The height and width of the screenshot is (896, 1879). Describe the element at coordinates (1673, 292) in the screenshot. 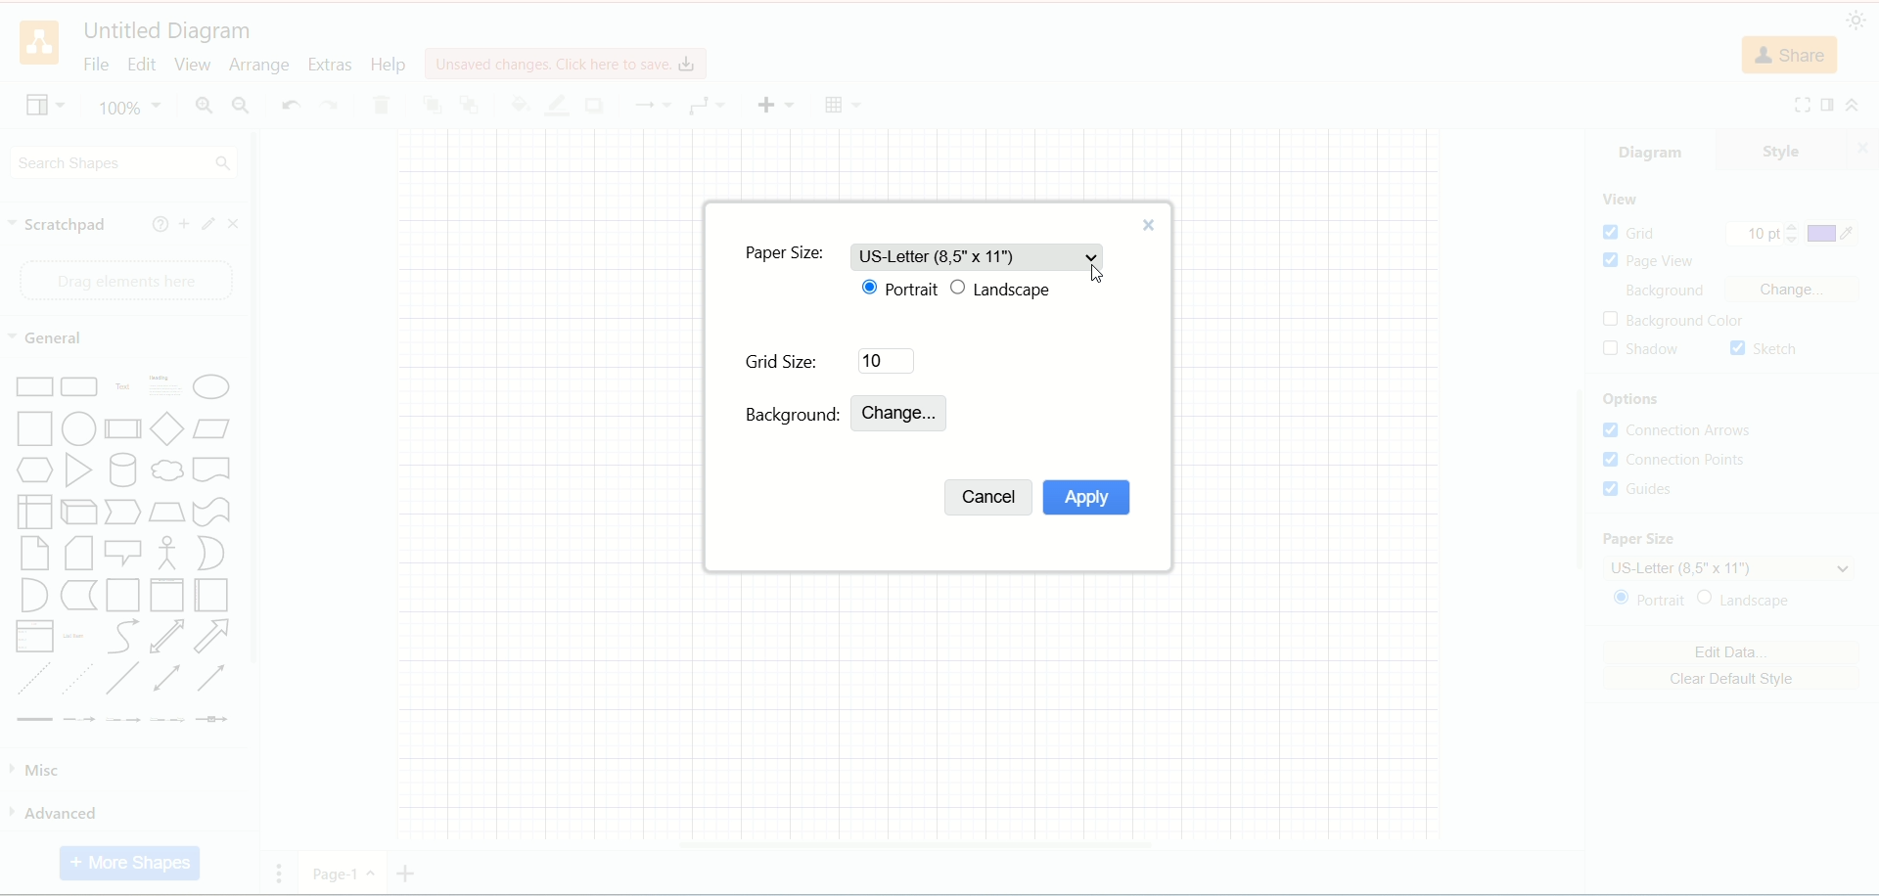

I see `background` at that location.